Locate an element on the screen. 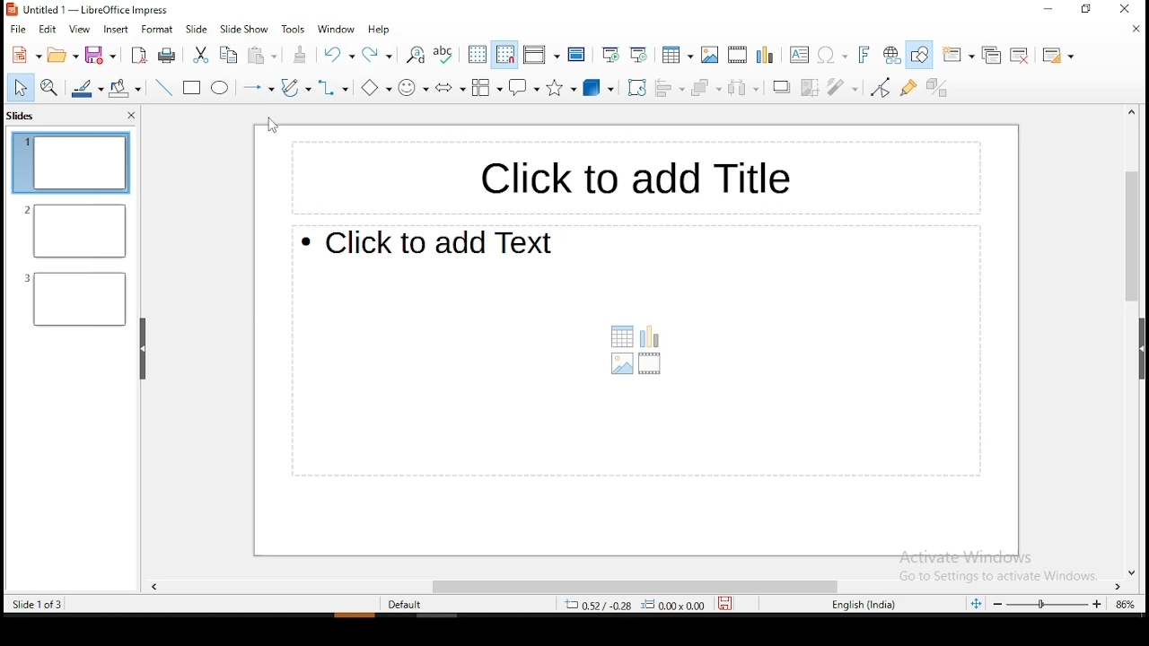 This screenshot has width=1149, height=646. slide 1 (current) is located at coordinates (72, 162).